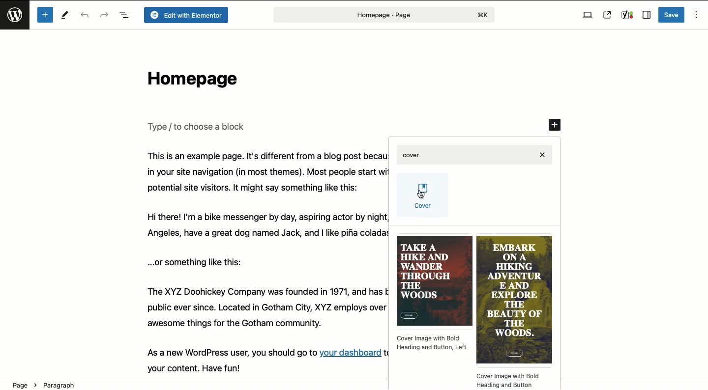 The image size is (708, 390). Describe the element at coordinates (263, 226) in the screenshot. I see `Hi there! I'm a bike messenger by day, aspiring actor by night, and this is my website. | live in Los
Angeles, have a great dog named Jack, and | like pifia coladas. (And gettin’ caught in the rain.)` at that location.